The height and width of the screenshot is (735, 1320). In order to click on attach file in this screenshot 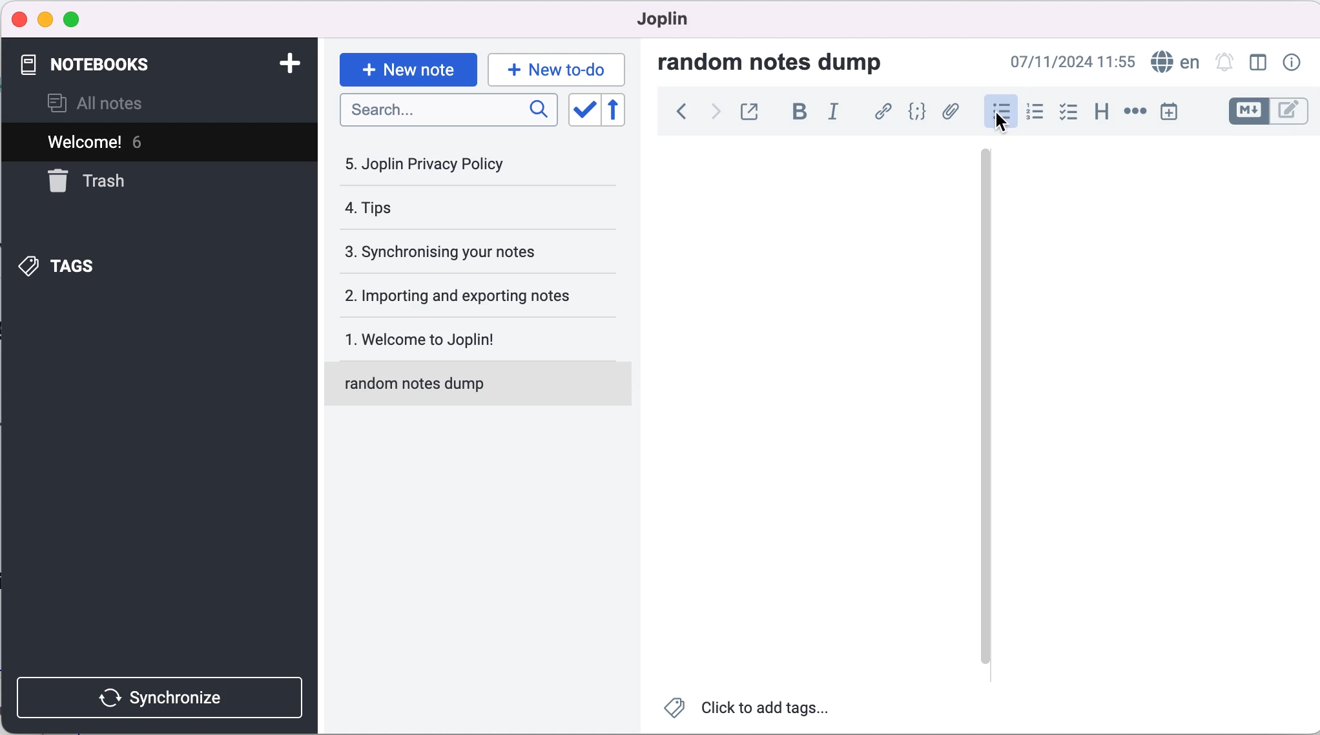, I will do `click(949, 113)`.